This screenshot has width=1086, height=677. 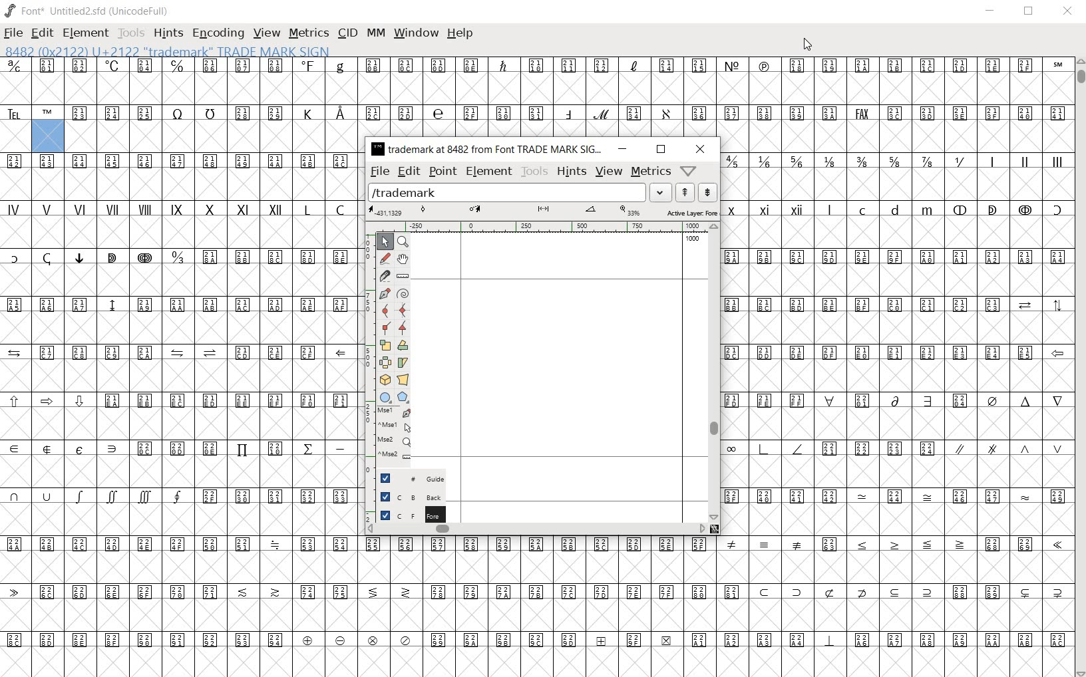 I want to click on symbols, so click(x=180, y=470).